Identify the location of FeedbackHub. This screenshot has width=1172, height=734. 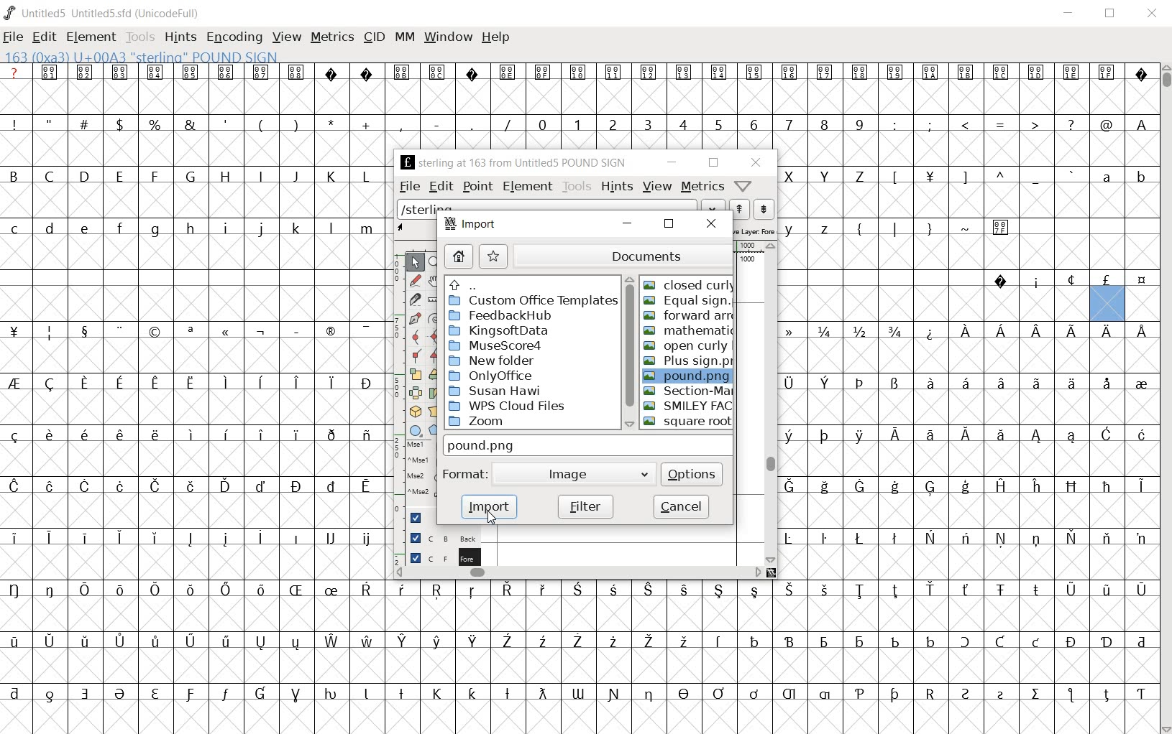
(506, 315).